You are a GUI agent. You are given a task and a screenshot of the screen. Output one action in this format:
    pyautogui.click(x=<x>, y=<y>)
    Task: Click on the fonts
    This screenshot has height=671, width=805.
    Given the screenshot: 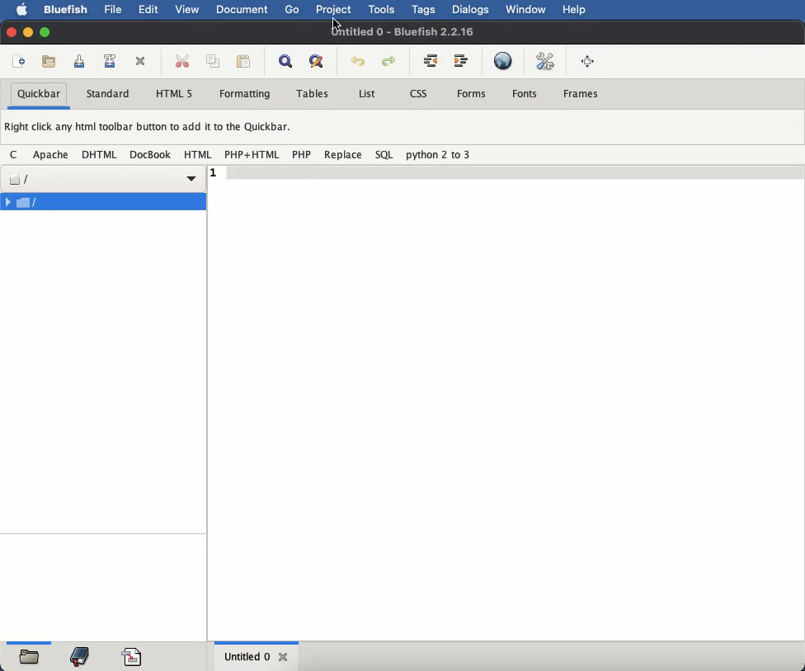 What is the action you would take?
    pyautogui.click(x=526, y=94)
    